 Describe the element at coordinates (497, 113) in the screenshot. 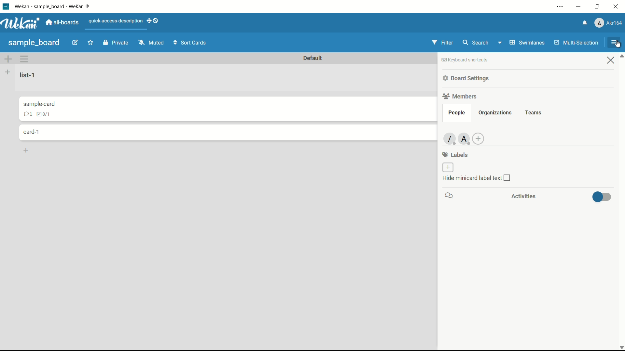

I see `organizations` at that location.